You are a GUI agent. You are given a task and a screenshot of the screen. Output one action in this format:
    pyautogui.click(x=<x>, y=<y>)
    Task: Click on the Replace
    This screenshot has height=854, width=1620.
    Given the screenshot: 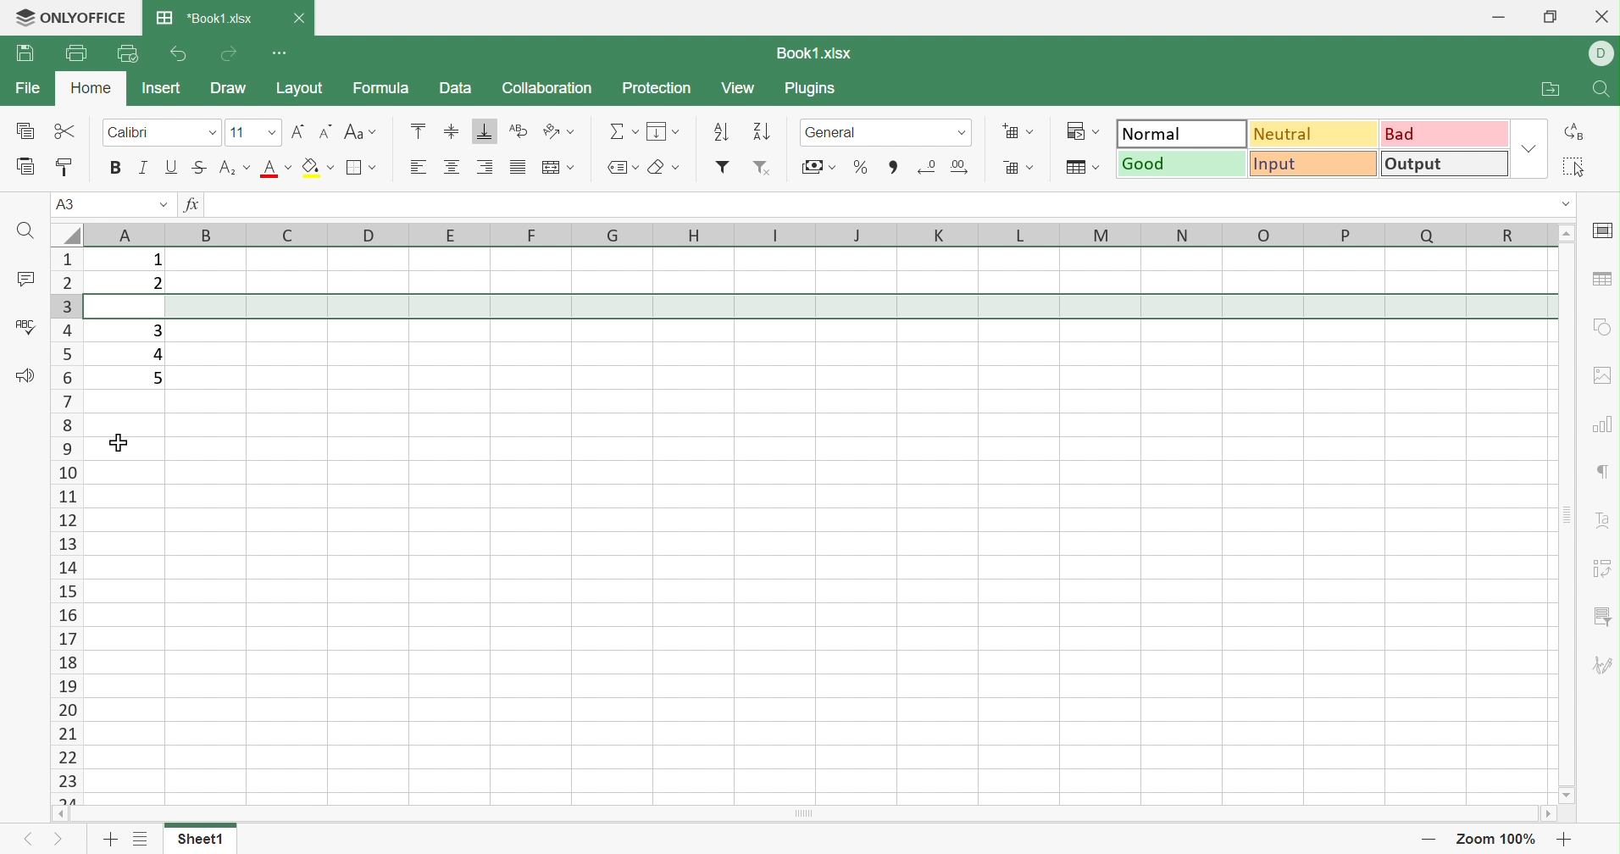 What is the action you would take?
    pyautogui.click(x=1577, y=130)
    